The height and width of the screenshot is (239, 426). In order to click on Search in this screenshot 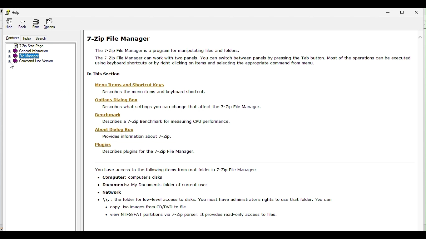, I will do `click(42, 38)`.